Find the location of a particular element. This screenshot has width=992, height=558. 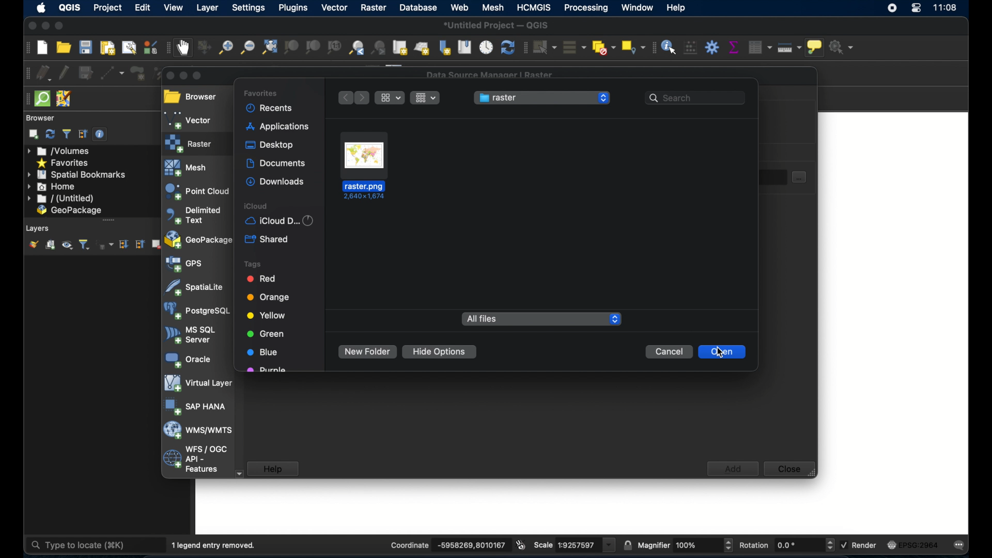

scale is located at coordinates (544, 545).